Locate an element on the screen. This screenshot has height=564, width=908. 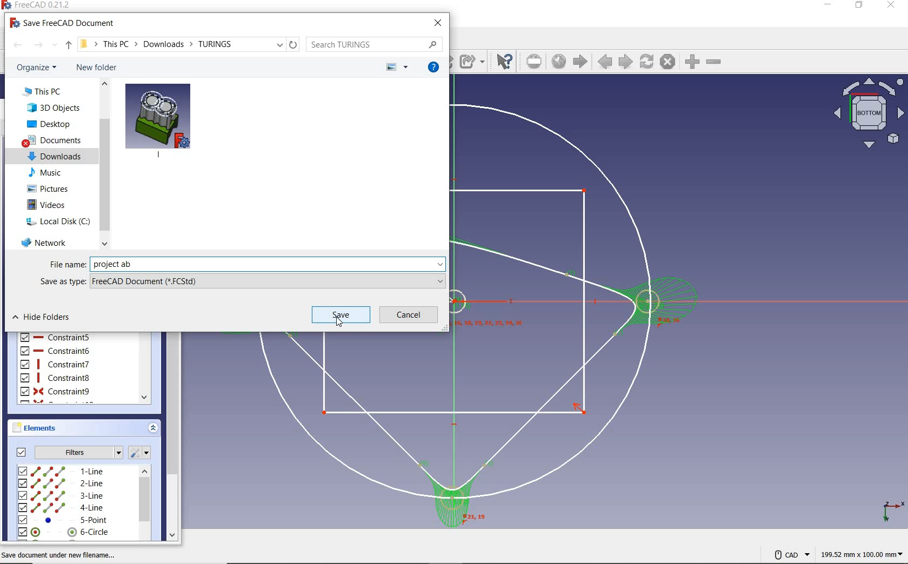
save document under new filename is located at coordinates (61, 554).